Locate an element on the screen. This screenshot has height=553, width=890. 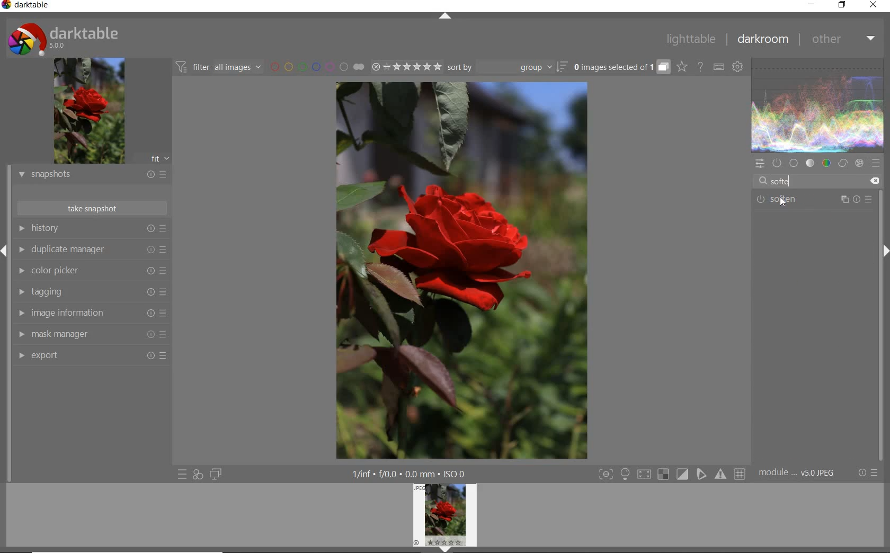
image preview is located at coordinates (444, 518).